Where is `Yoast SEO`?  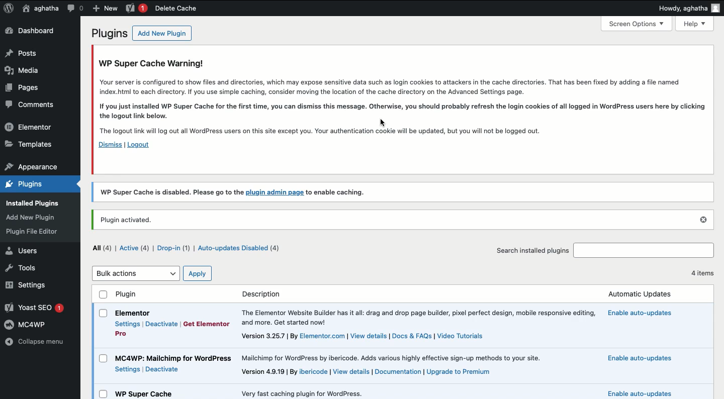 Yoast SEO is located at coordinates (36, 307).